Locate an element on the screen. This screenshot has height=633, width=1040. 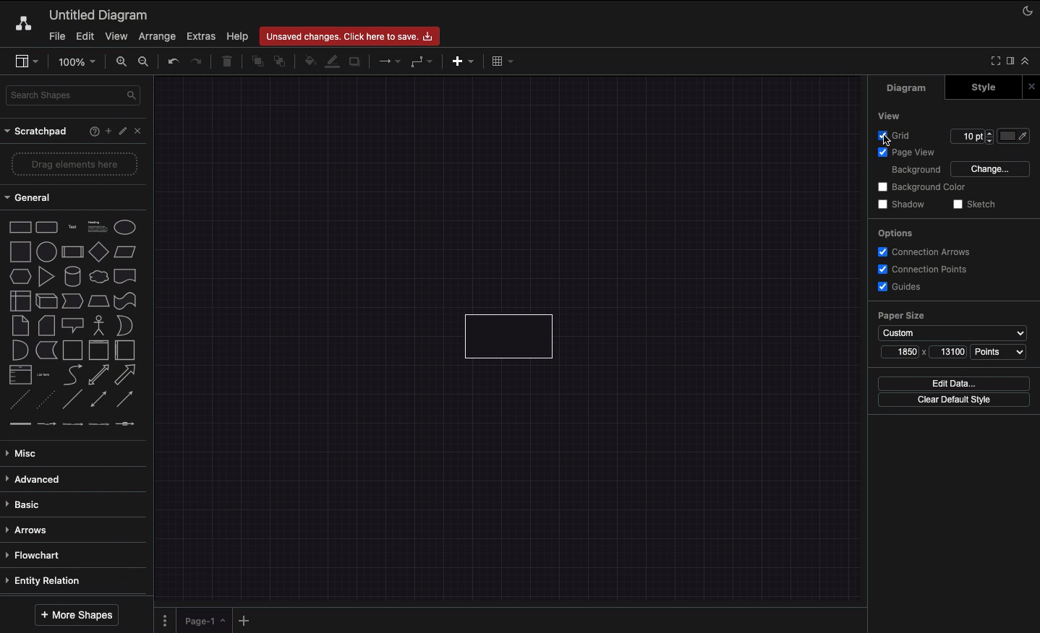
Click grid is located at coordinates (892, 137).